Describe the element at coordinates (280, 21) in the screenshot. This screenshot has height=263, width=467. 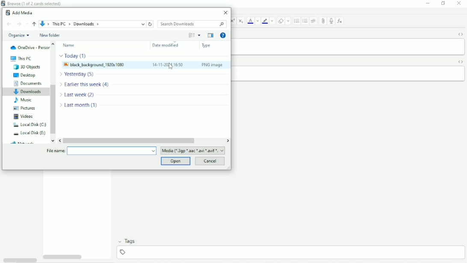
I see `Remove formatting` at that location.